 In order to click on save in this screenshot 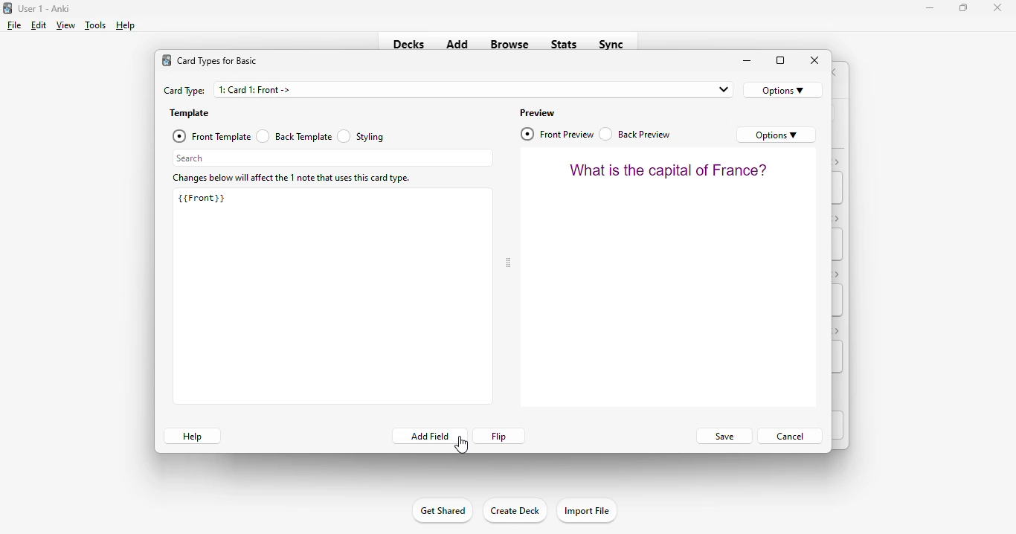, I will do `click(723, 437)`.